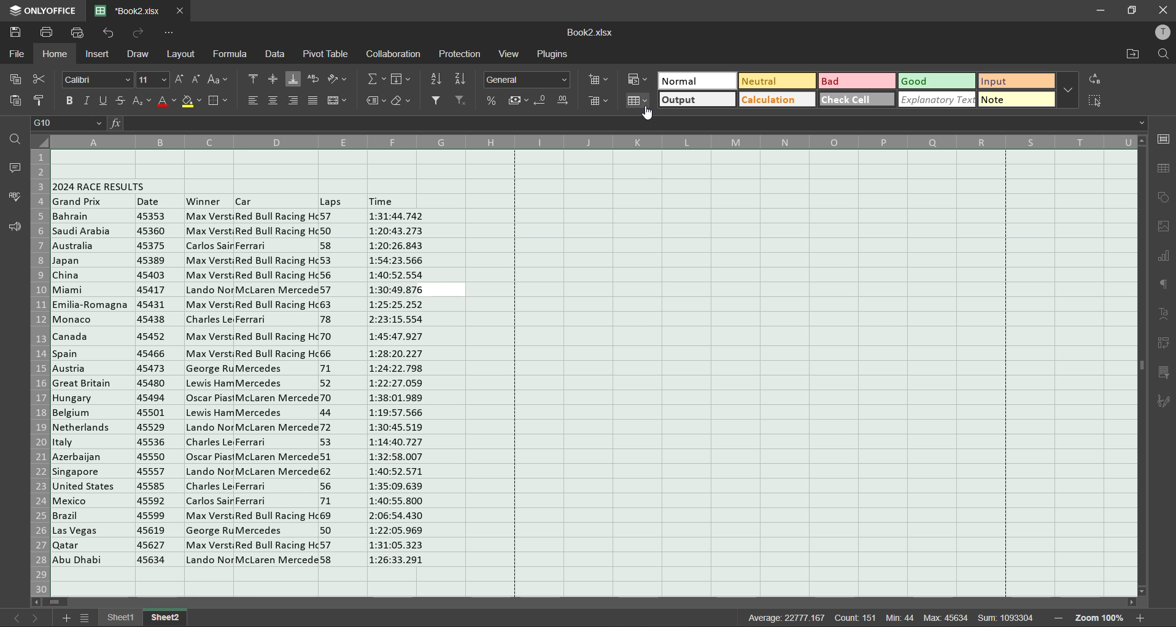 The height and width of the screenshot is (627, 1176). Describe the element at coordinates (776, 100) in the screenshot. I see `calculation` at that location.